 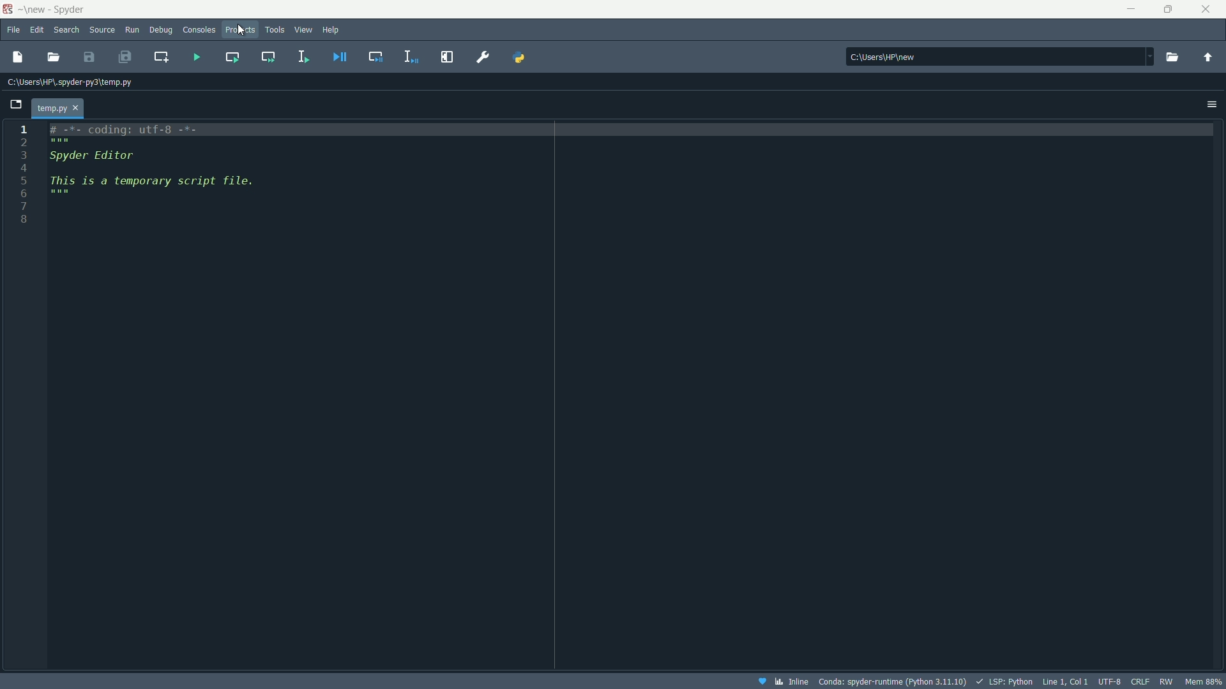 What do you see at coordinates (413, 56) in the screenshot?
I see `Debug selection` at bounding box center [413, 56].